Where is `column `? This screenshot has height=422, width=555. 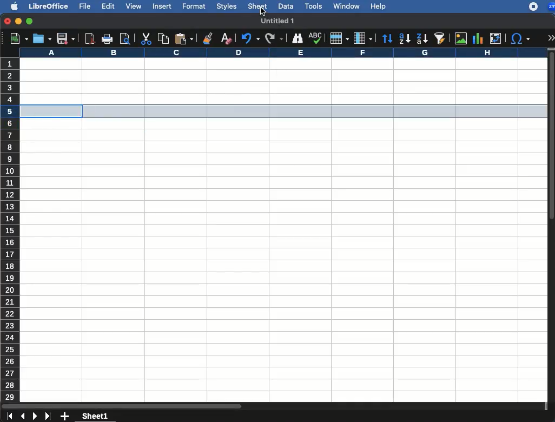
column  is located at coordinates (362, 38).